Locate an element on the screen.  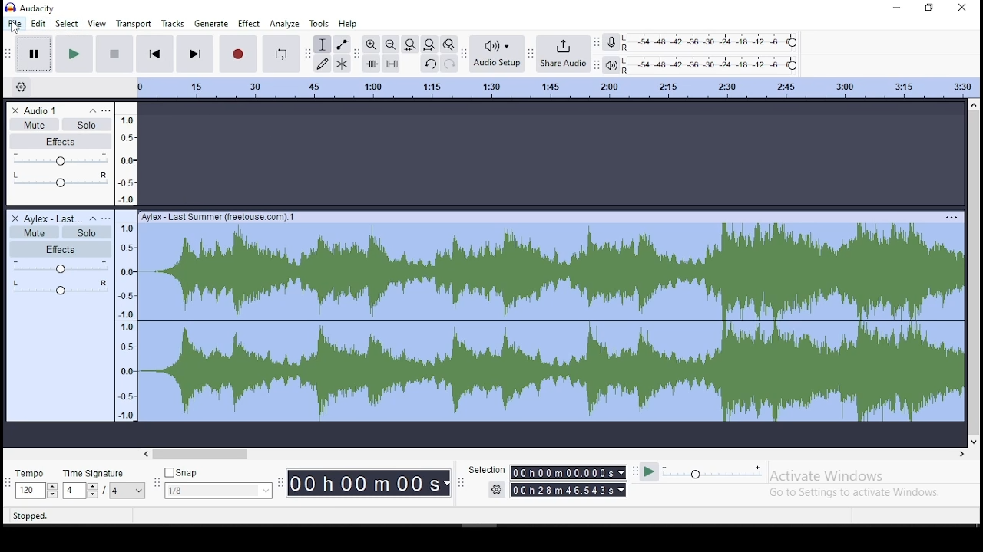
cursor is located at coordinates (15, 28).